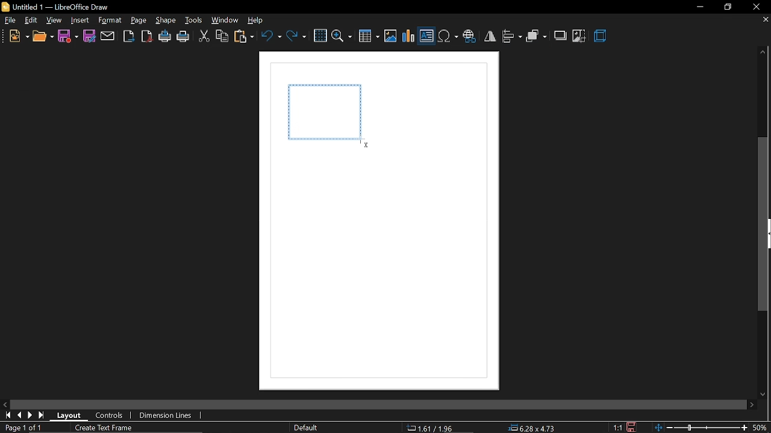  Describe the element at coordinates (752, 404) in the screenshot. I see `move right` at that location.